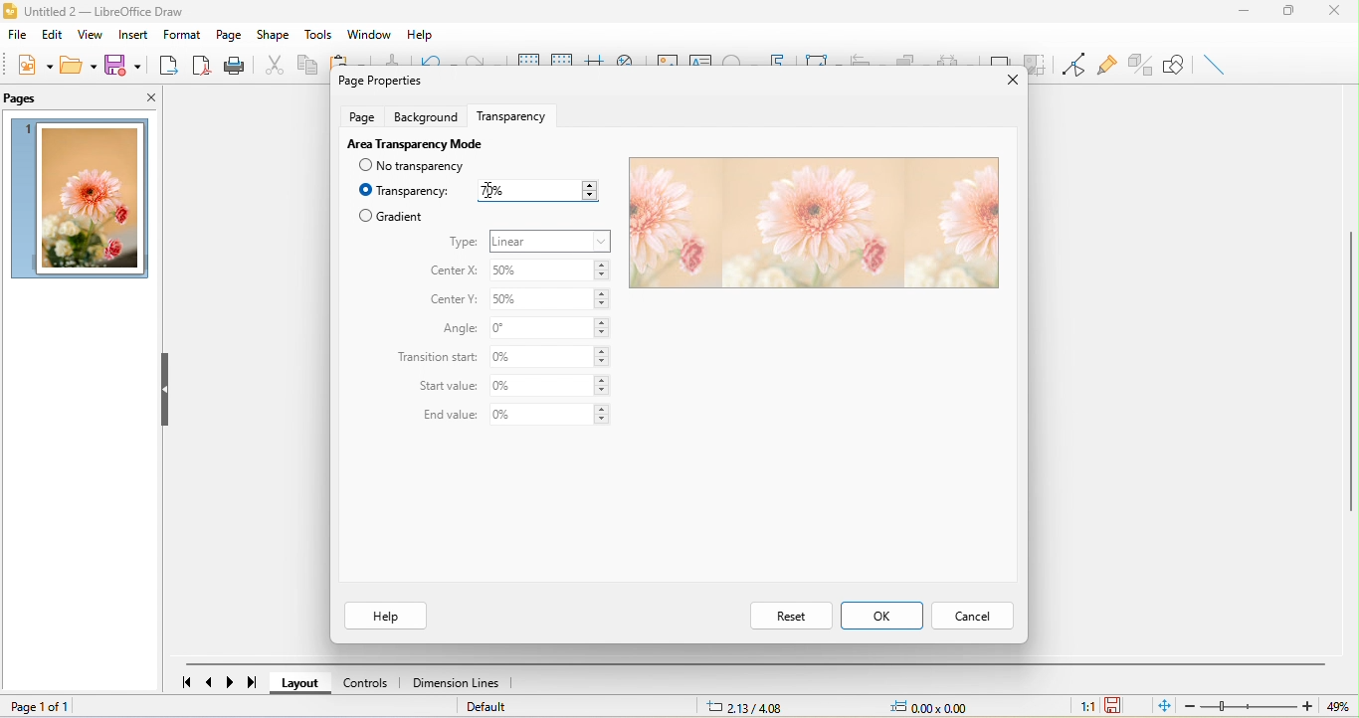 The height and width of the screenshot is (718, 1359). Describe the element at coordinates (79, 708) in the screenshot. I see `page 1 of 1` at that location.